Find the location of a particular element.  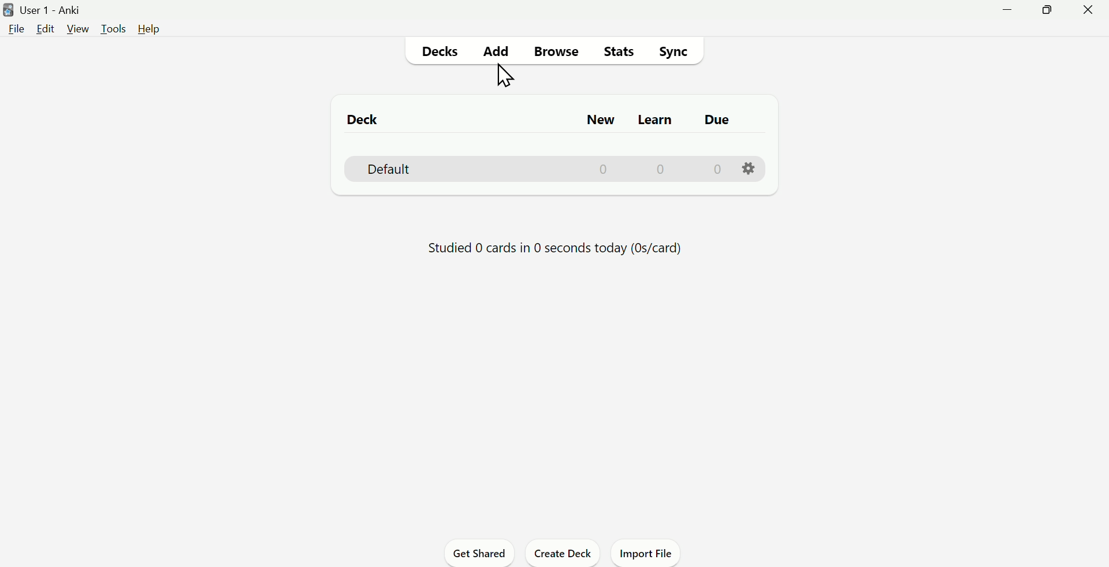

Browse is located at coordinates (554, 48).